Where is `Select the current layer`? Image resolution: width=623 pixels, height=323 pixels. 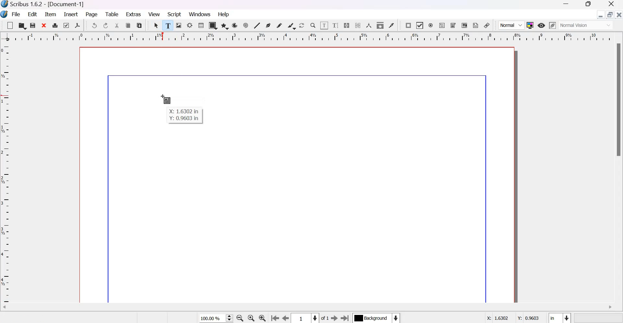
Select the current layer is located at coordinates (376, 318).